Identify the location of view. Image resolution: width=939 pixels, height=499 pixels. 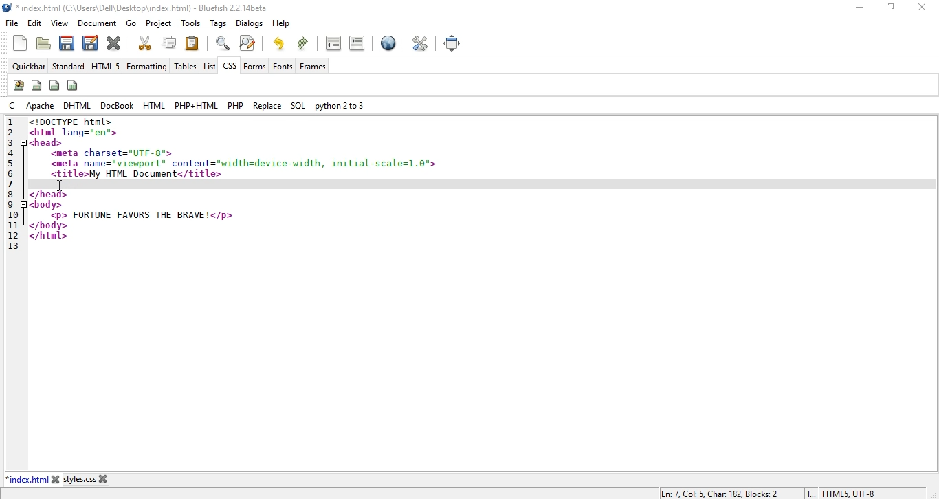
(60, 23).